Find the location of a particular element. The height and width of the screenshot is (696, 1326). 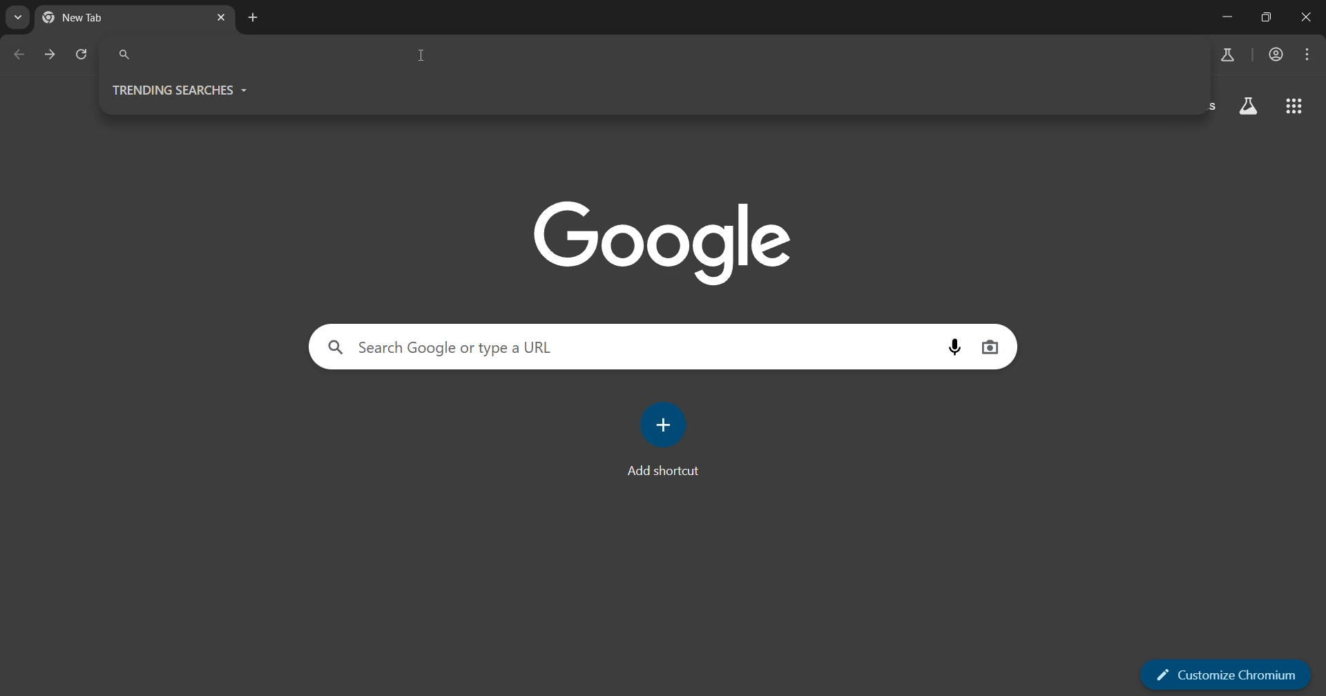

search labs is located at coordinates (1225, 54).